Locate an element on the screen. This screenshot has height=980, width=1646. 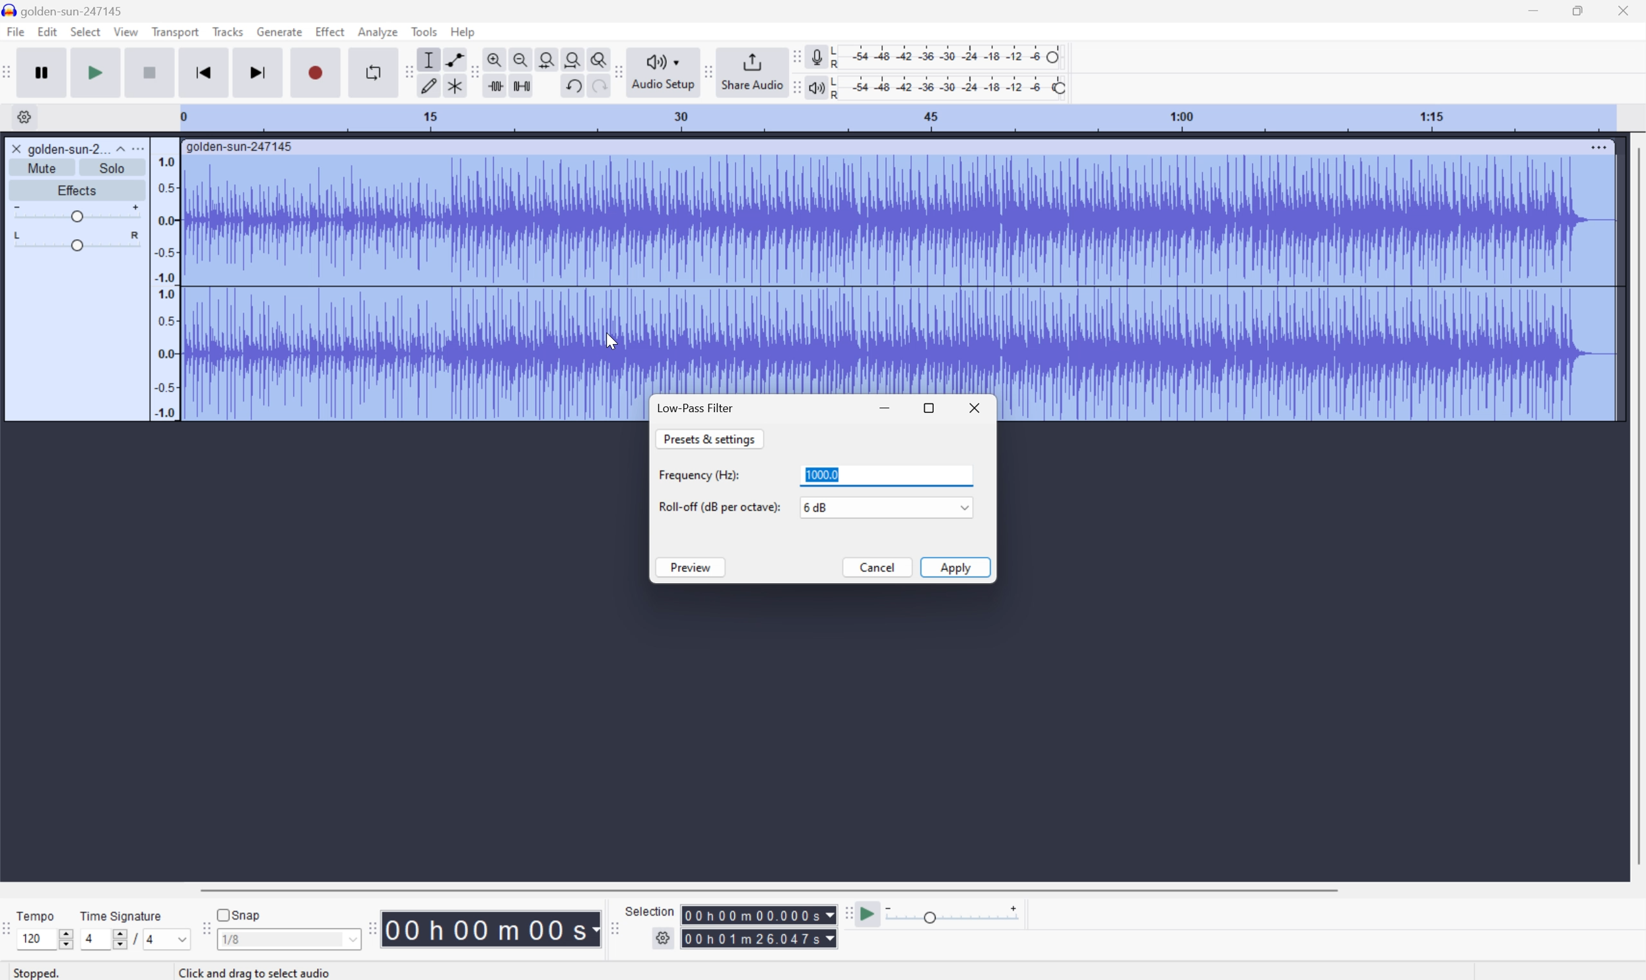
Zoom toggle is located at coordinates (594, 57).